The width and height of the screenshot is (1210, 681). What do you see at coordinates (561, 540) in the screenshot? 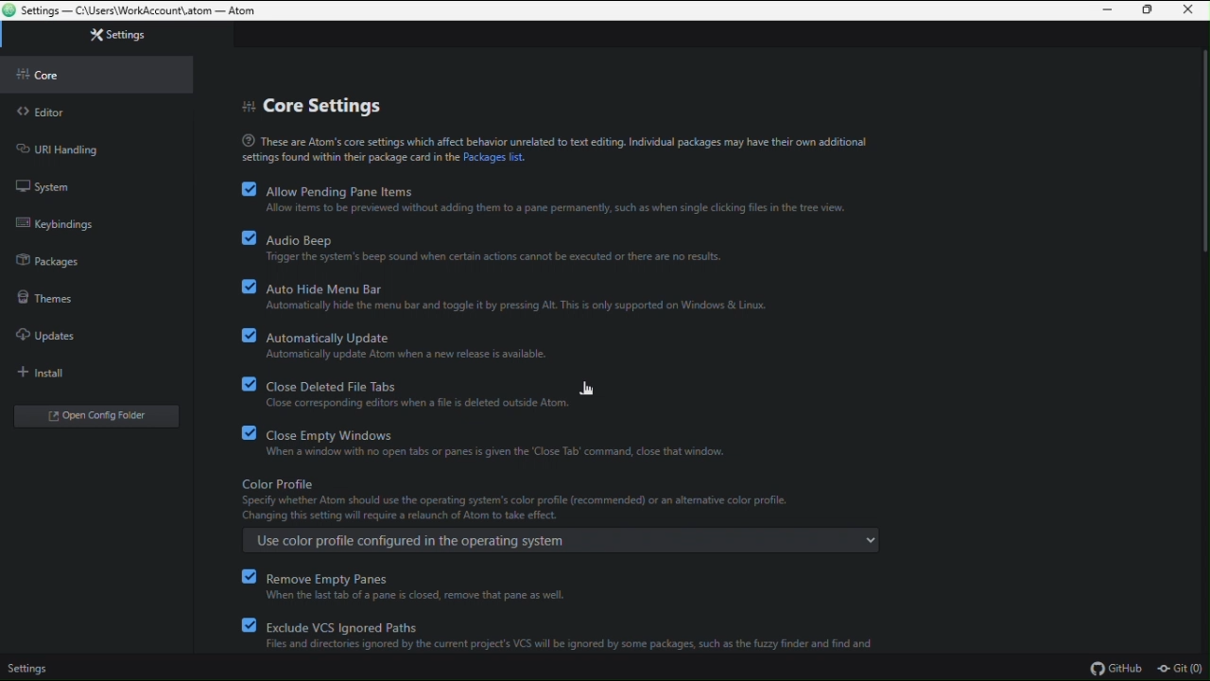
I see `use color profile` at bounding box center [561, 540].